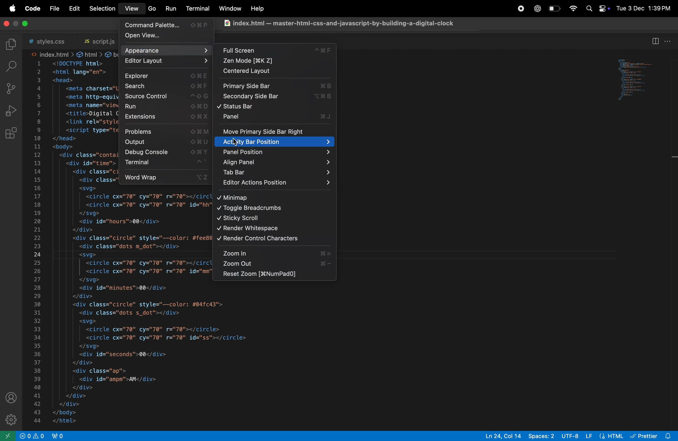 The height and width of the screenshot is (441, 678). Describe the element at coordinates (166, 76) in the screenshot. I see `explorer` at that location.